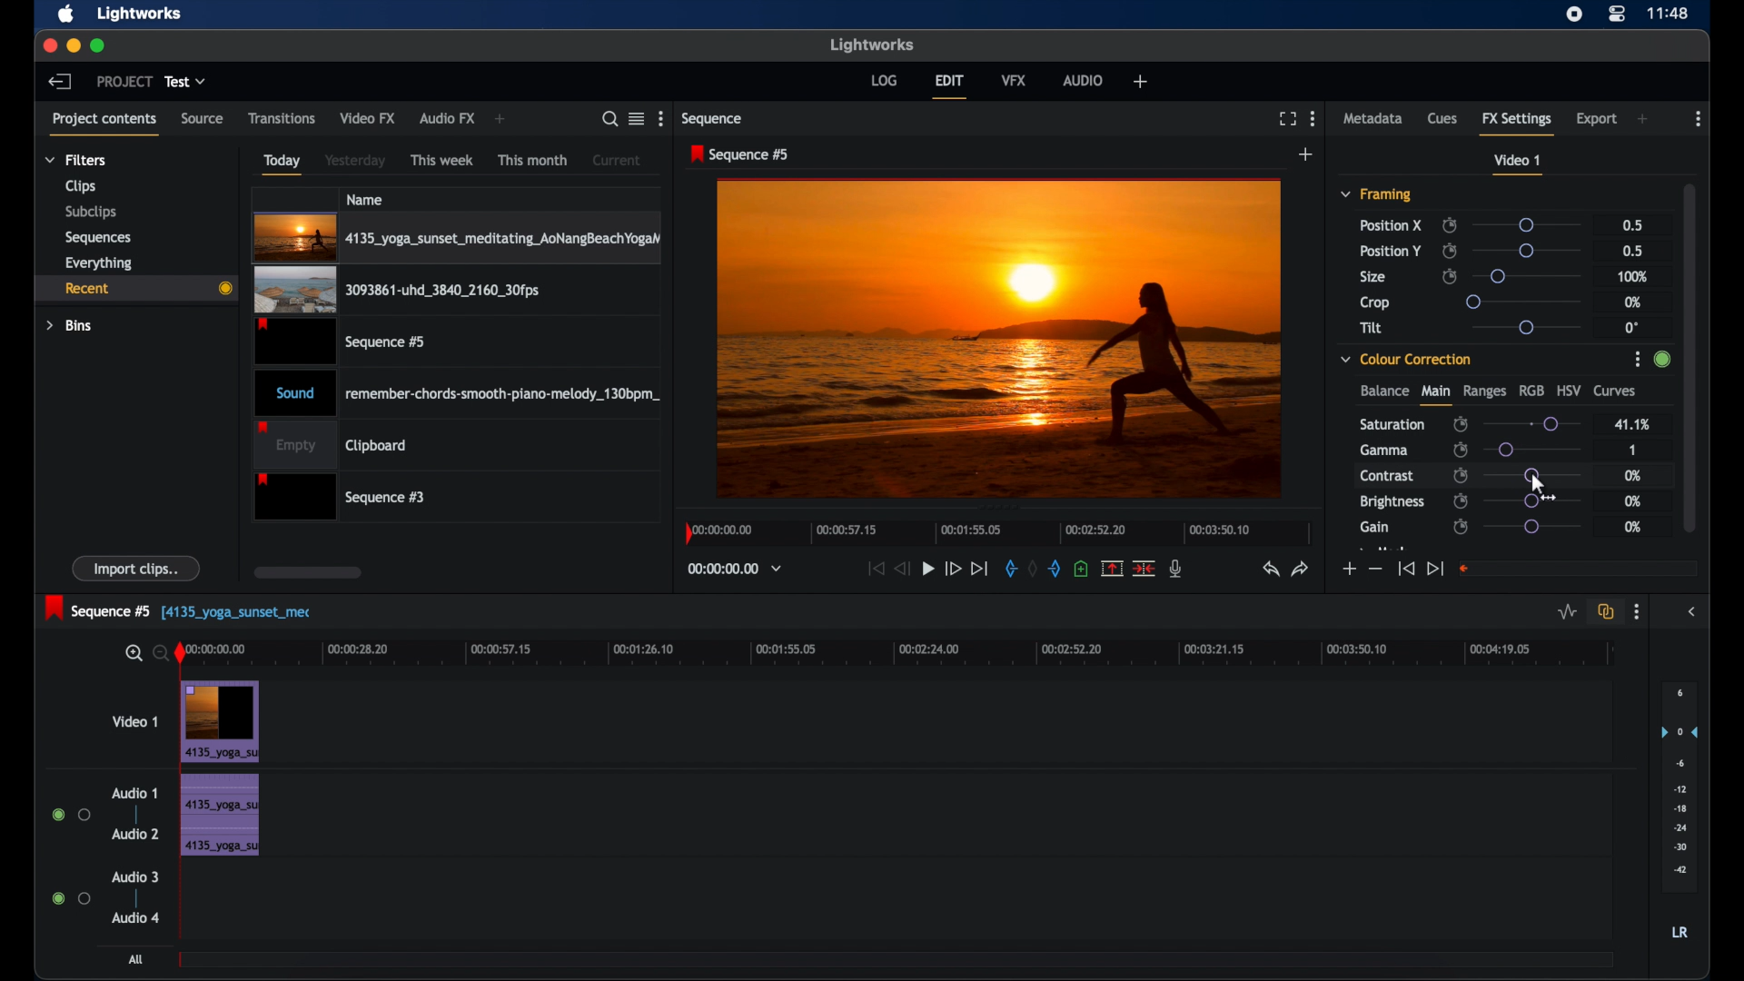 The height and width of the screenshot is (981, 1744). I want to click on contrast, so click(1389, 477).